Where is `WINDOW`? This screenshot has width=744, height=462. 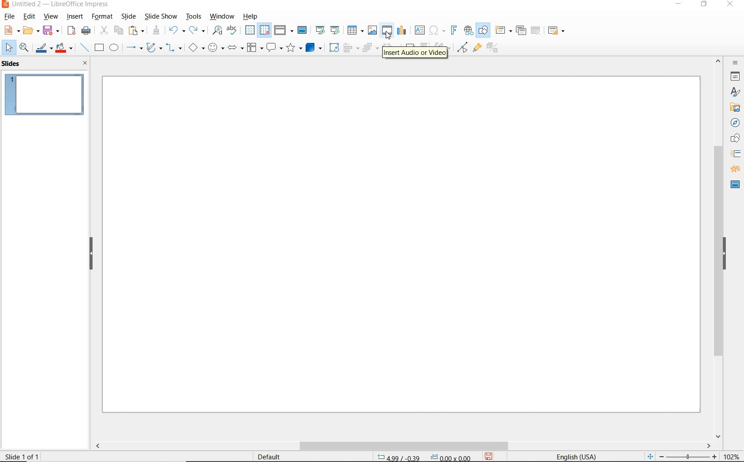 WINDOW is located at coordinates (221, 17).